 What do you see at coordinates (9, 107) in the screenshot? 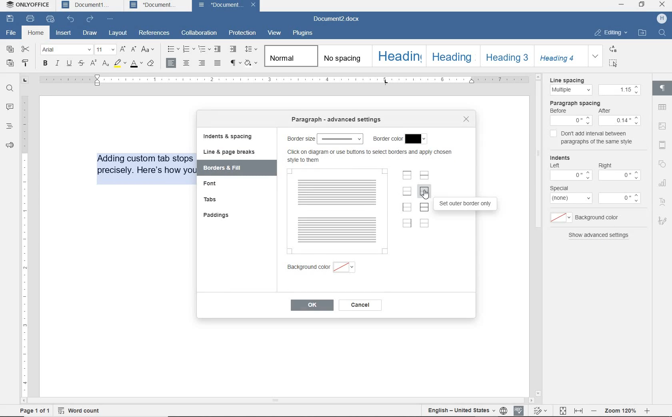
I see `comments` at bounding box center [9, 107].